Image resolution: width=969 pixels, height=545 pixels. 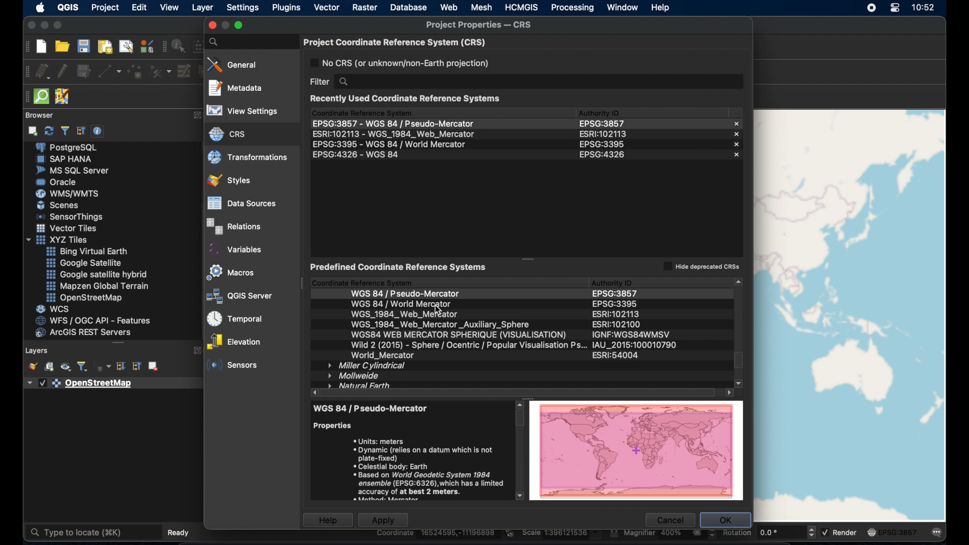 I want to click on styles, so click(x=239, y=180).